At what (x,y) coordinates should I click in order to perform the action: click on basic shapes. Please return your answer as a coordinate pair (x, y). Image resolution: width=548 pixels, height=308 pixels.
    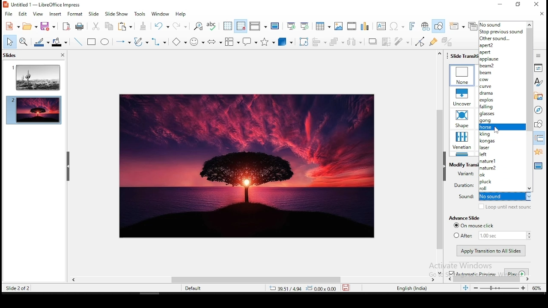
    Looking at the image, I should click on (178, 41).